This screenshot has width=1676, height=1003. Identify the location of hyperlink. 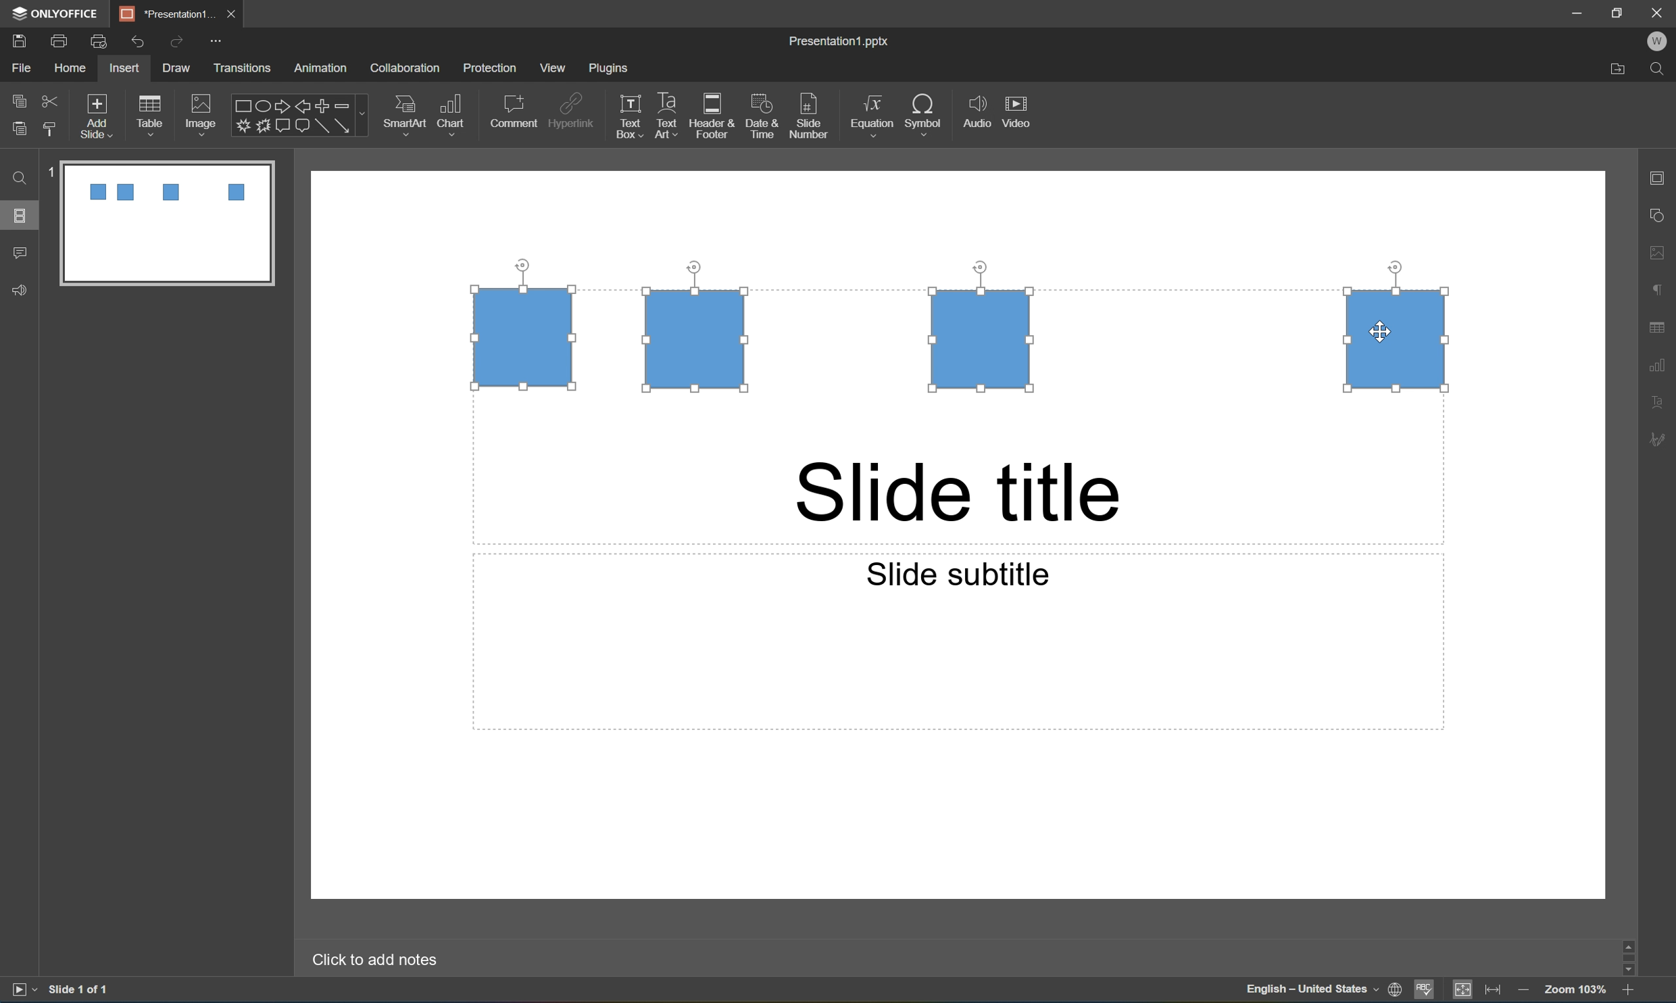
(573, 109).